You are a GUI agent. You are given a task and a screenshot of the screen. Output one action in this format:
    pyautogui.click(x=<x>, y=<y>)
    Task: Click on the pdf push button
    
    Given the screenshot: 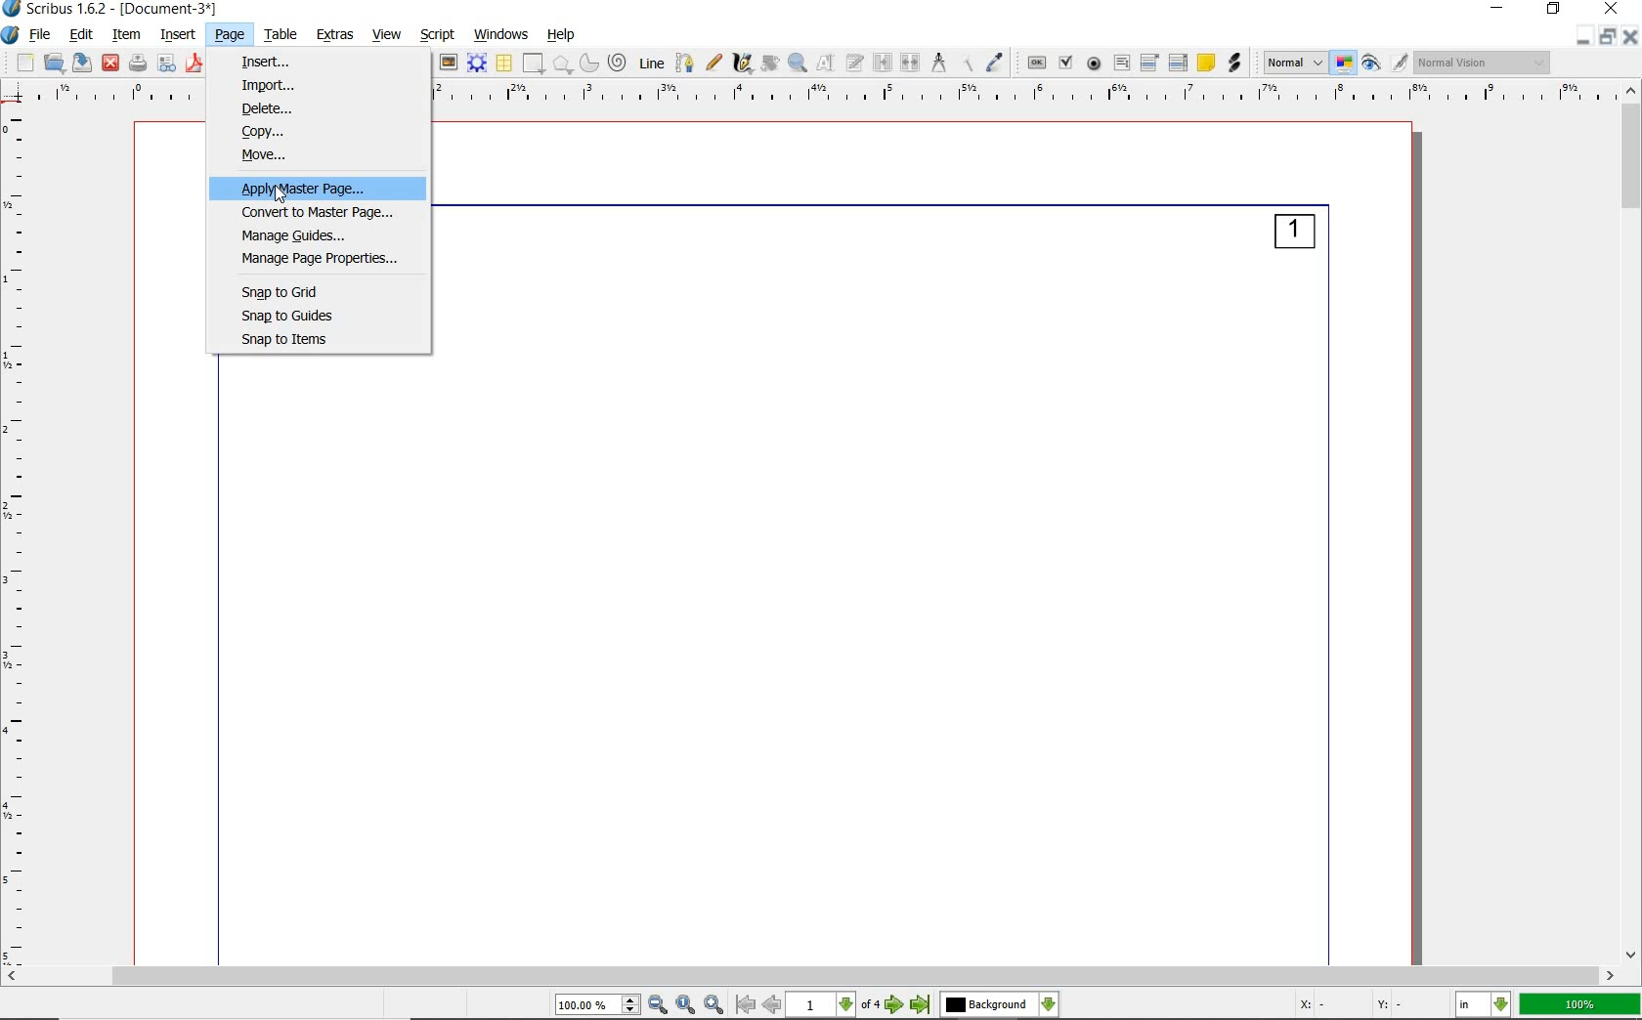 What is the action you would take?
    pyautogui.click(x=1036, y=62)
    